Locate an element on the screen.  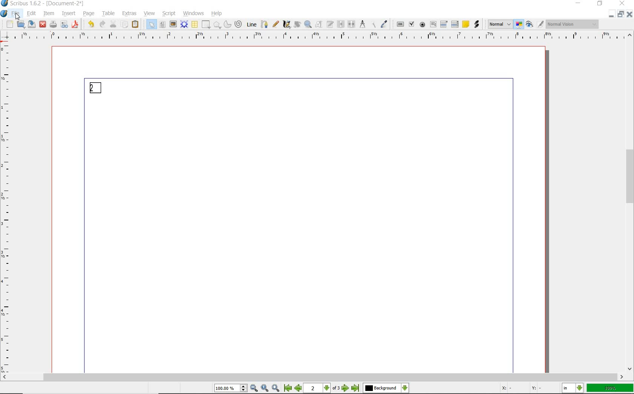
pdf combo box is located at coordinates (444, 25).